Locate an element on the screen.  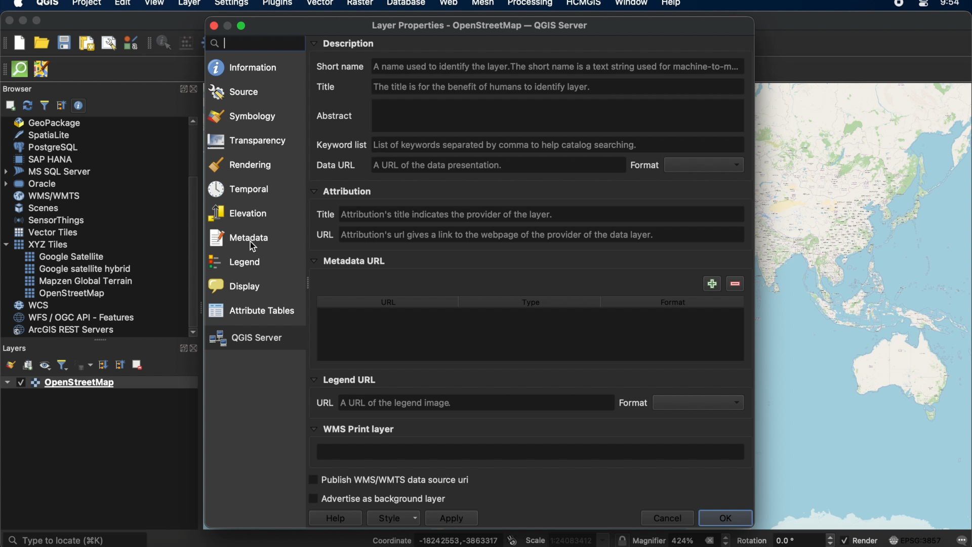
remove is located at coordinates (736, 284).